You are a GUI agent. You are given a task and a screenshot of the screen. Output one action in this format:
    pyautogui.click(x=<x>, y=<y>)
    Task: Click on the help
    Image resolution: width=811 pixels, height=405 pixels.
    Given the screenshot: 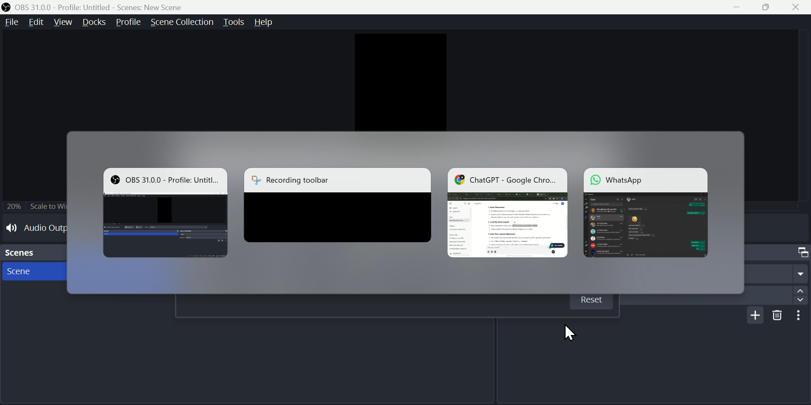 What is the action you would take?
    pyautogui.click(x=267, y=22)
    